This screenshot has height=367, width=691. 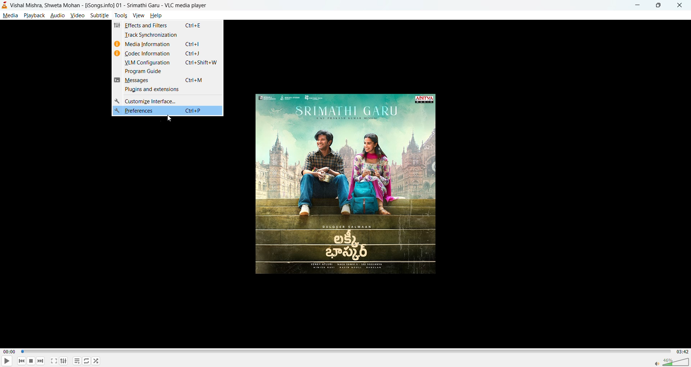 What do you see at coordinates (30, 361) in the screenshot?
I see `stop` at bounding box center [30, 361].